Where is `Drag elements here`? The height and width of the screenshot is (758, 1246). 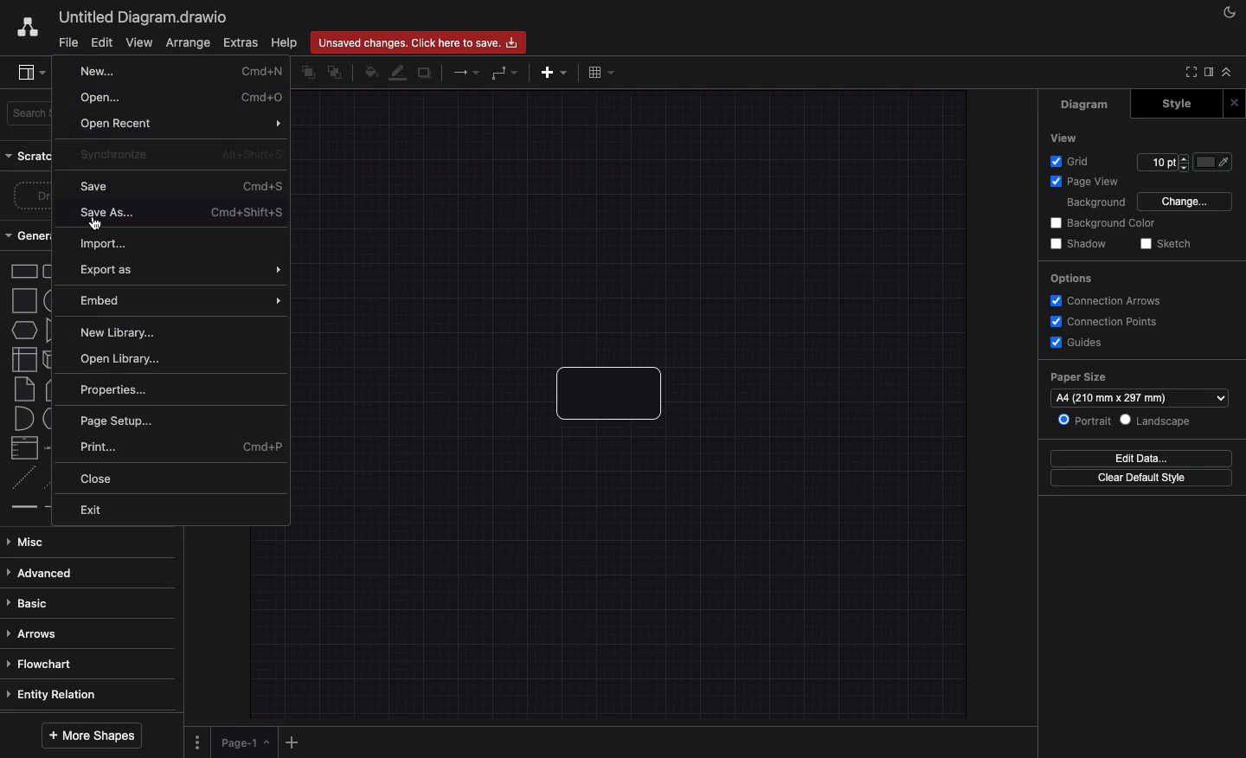
Drag elements here is located at coordinates (33, 196).